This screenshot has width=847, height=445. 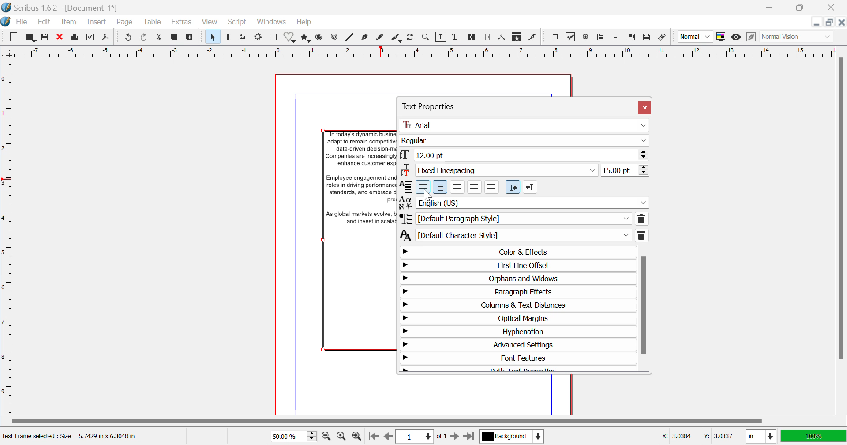 I want to click on Font Size, so click(x=525, y=157).